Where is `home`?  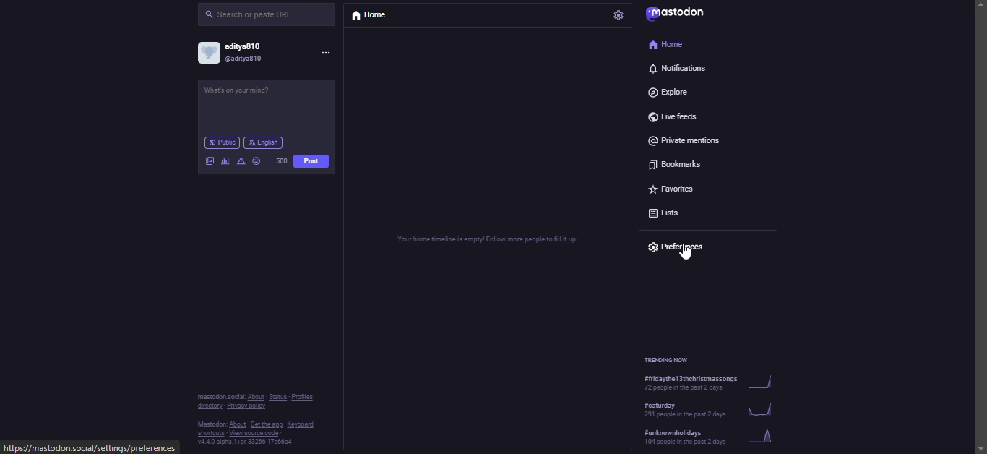 home is located at coordinates (667, 45).